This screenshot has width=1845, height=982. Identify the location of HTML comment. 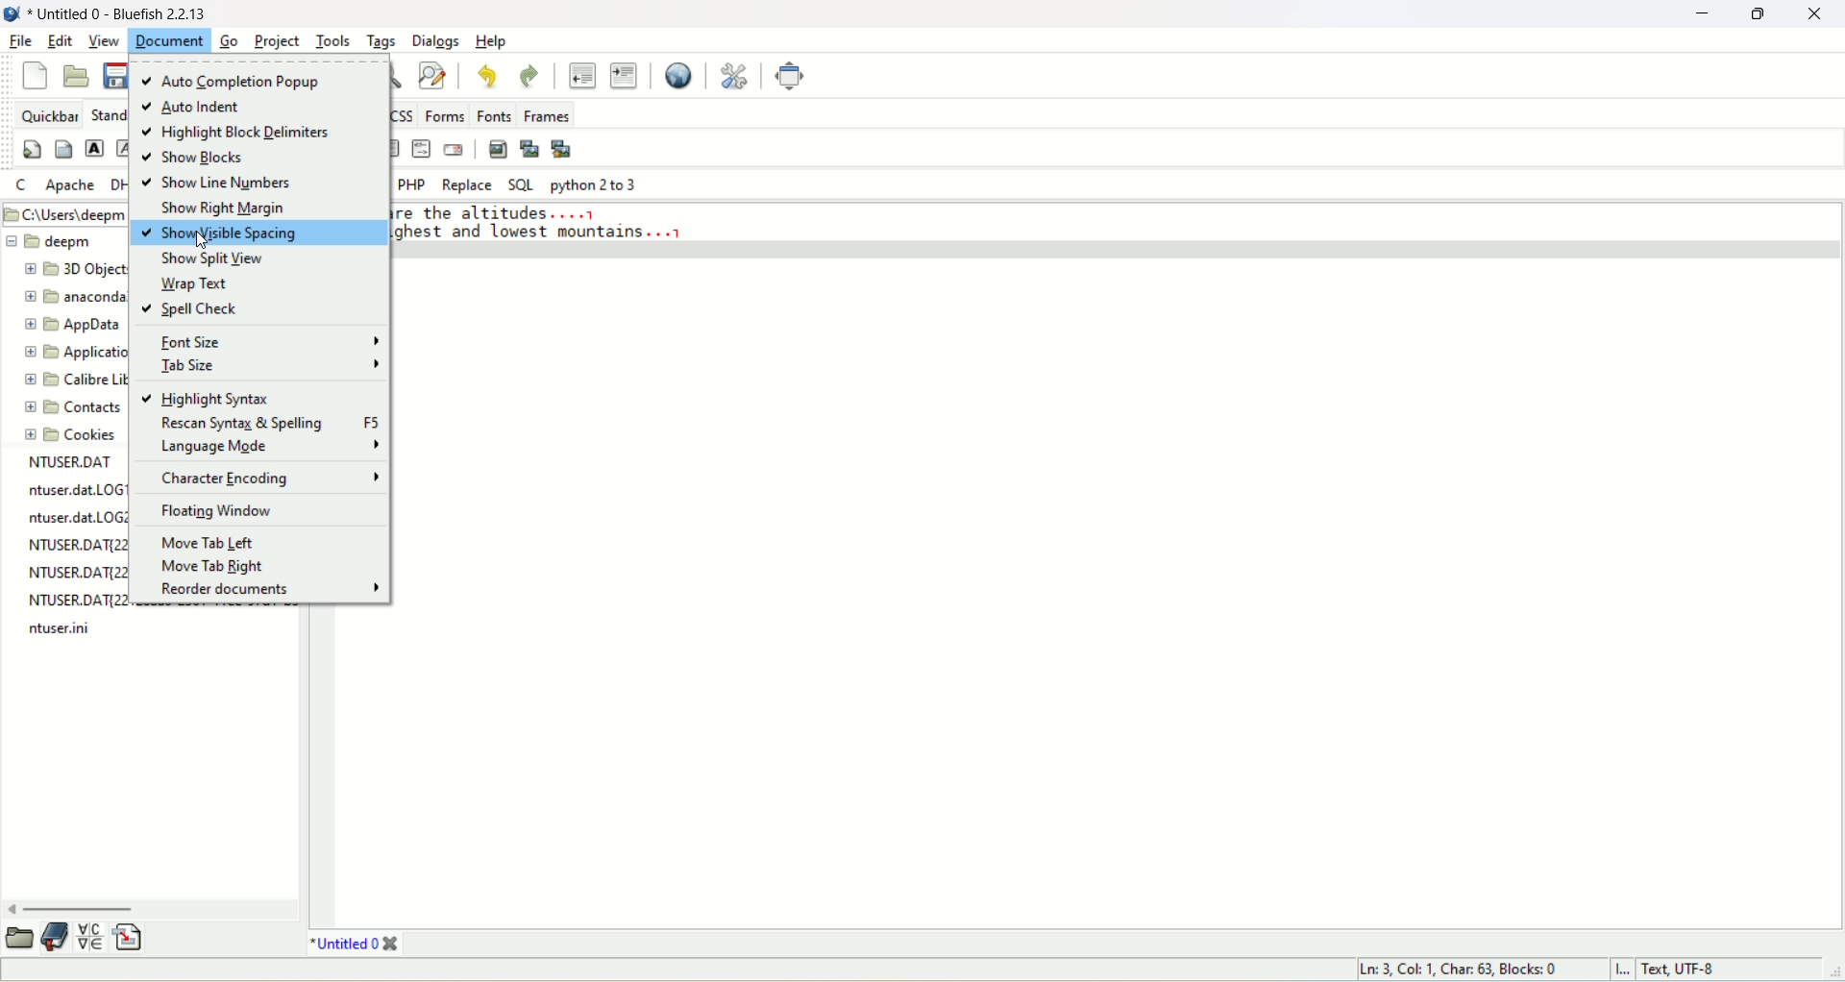
(422, 149).